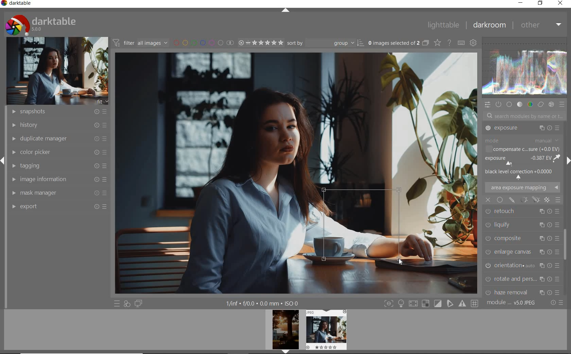 This screenshot has width=571, height=354. I want to click on IMAGE, so click(56, 71).